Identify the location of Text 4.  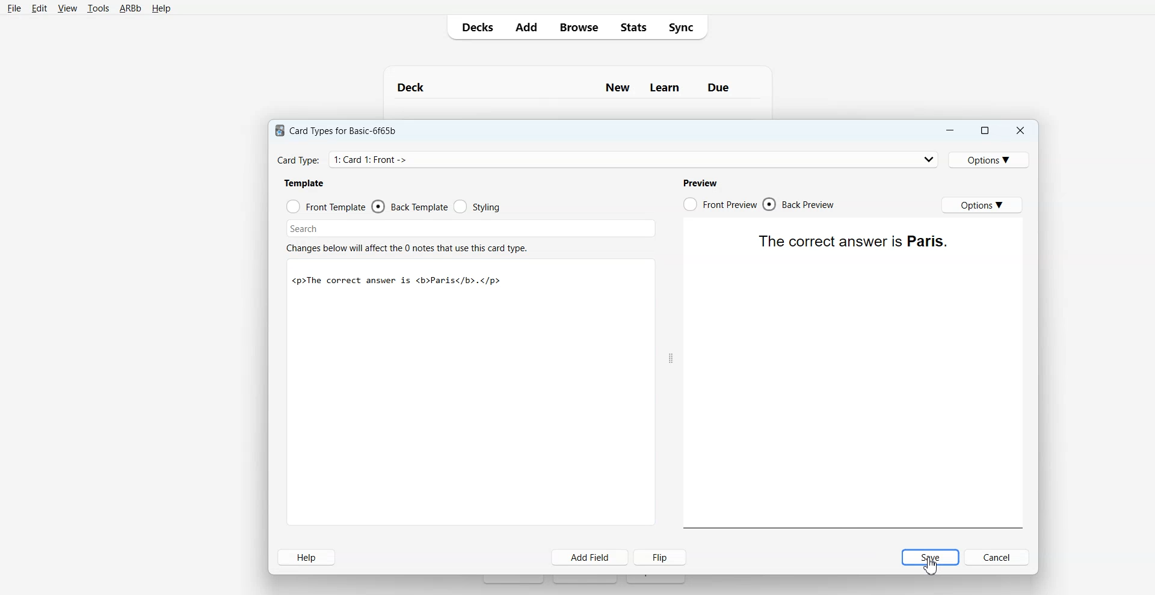
(703, 182).